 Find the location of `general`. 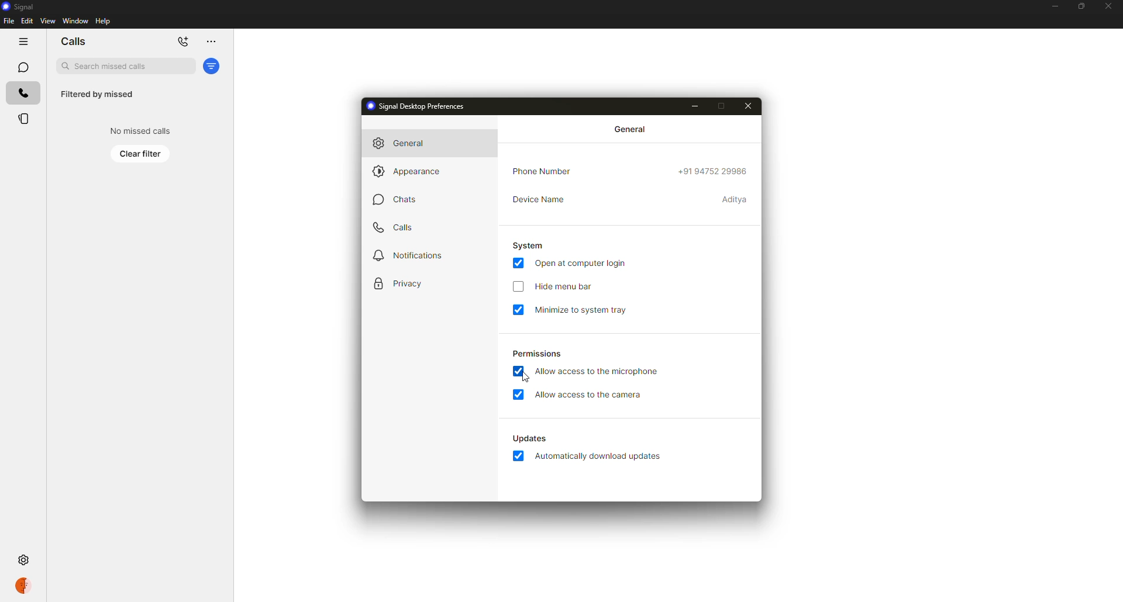

general is located at coordinates (406, 143).